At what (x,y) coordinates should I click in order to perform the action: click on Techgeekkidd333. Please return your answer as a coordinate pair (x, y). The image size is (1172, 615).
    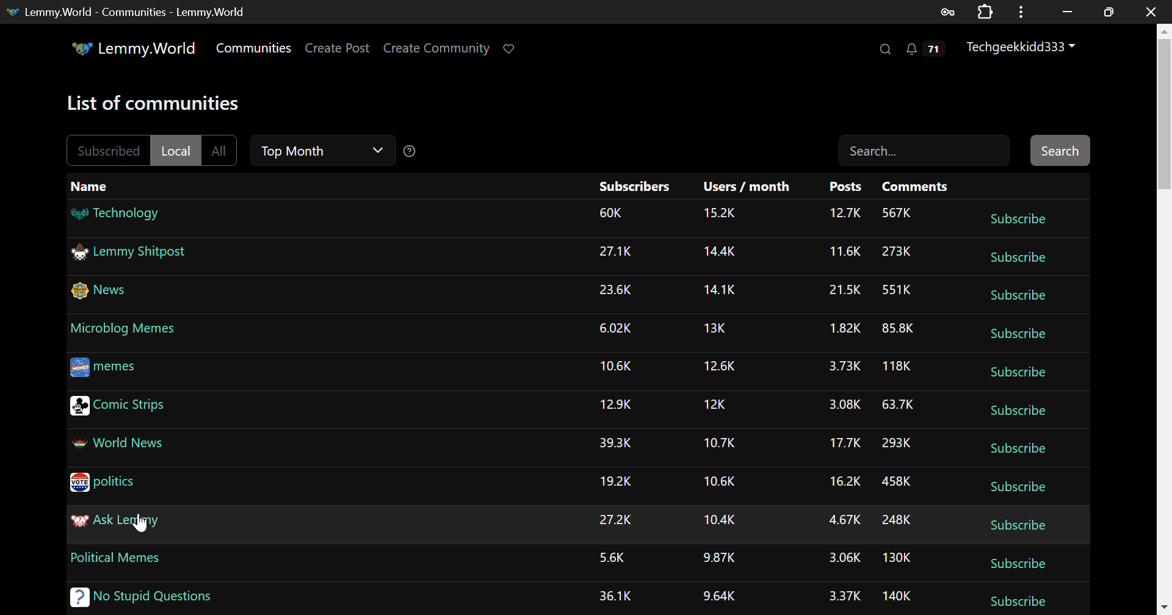
    Looking at the image, I should click on (1025, 49).